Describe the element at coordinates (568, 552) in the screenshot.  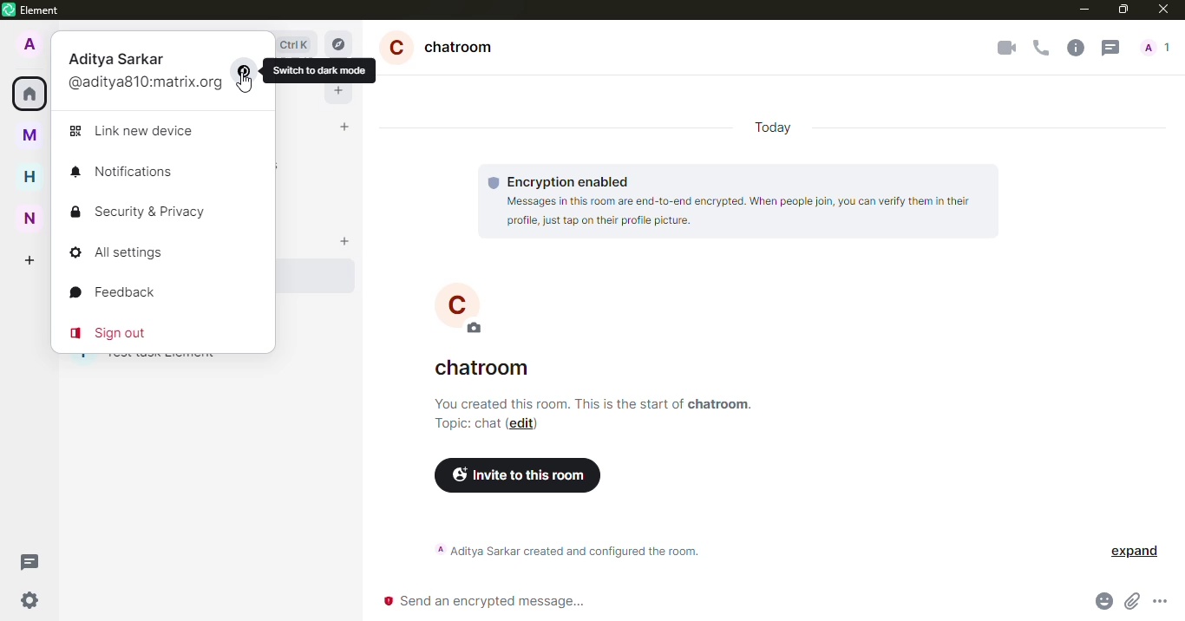
I see `aditya sarkar created and configured the room` at that location.